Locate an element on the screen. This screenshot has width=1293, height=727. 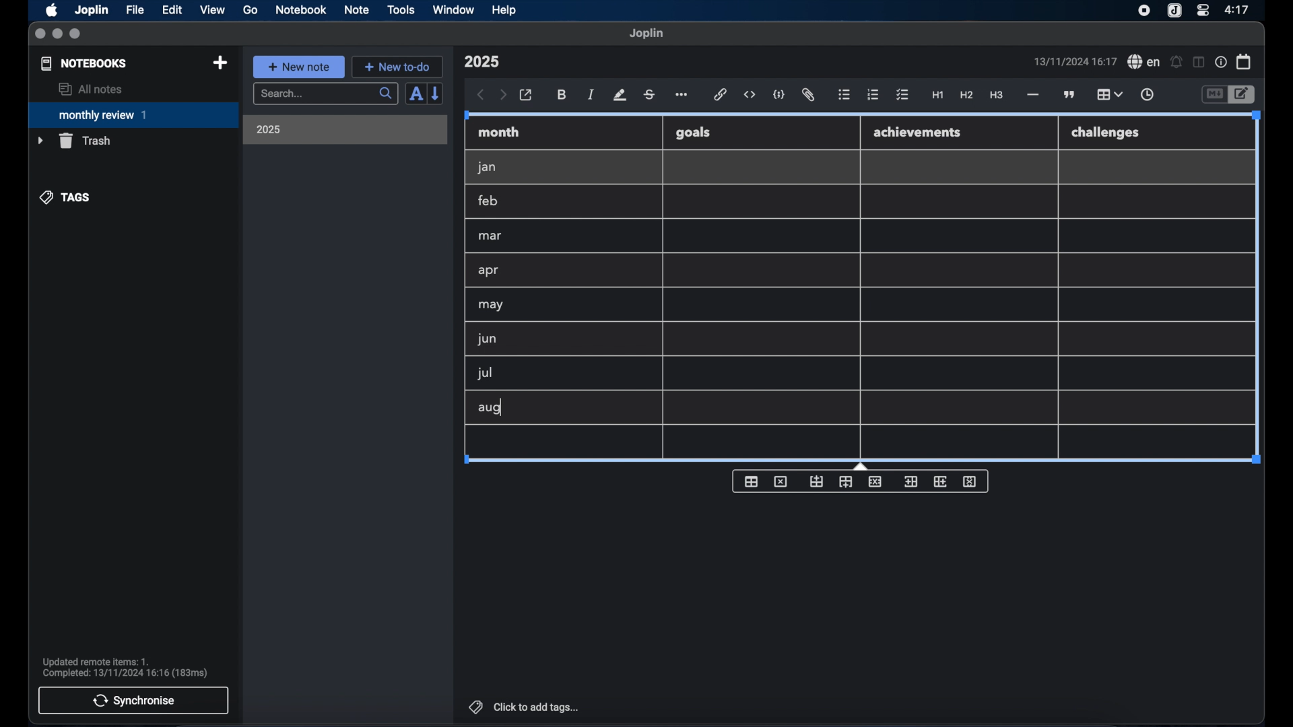
heading 2 is located at coordinates (967, 96).